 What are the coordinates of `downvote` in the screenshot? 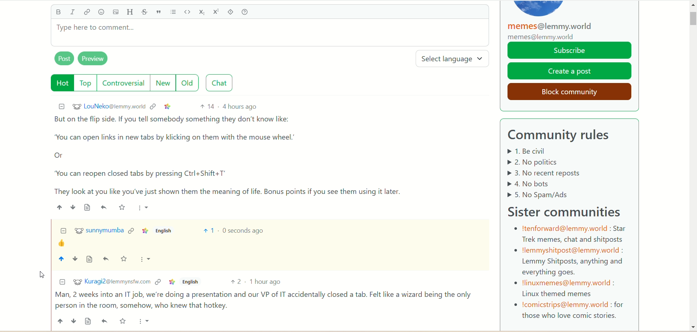 It's located at (71, 207).